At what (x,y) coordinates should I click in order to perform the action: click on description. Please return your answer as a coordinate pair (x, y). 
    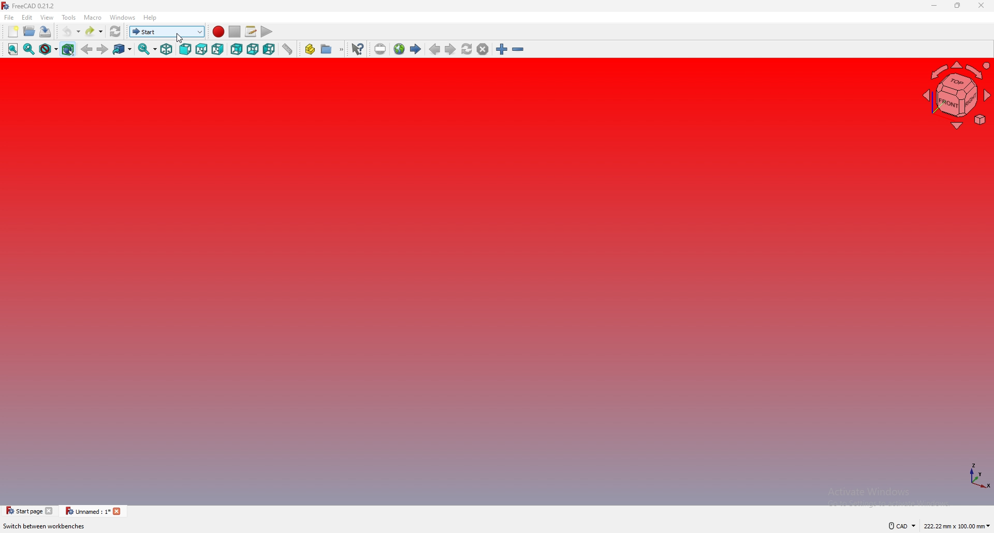
    Looking at the image, I should click on (43, 526).